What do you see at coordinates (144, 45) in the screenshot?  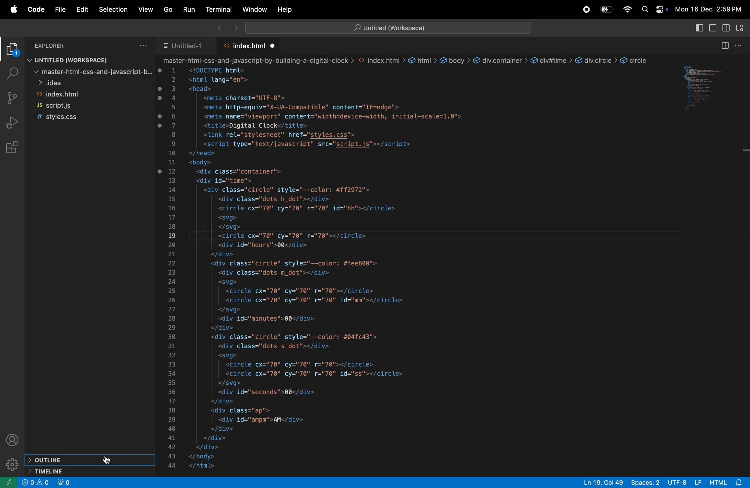 I see `options` at bounding box center [144, 45].